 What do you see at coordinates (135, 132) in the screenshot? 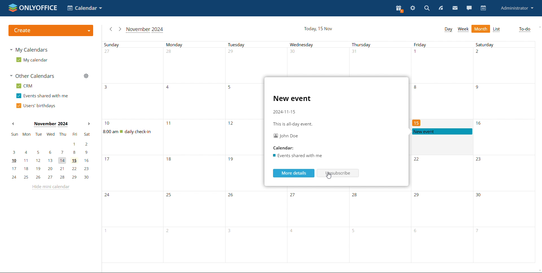
I see `event by current user` at bounding box center [135, 132].